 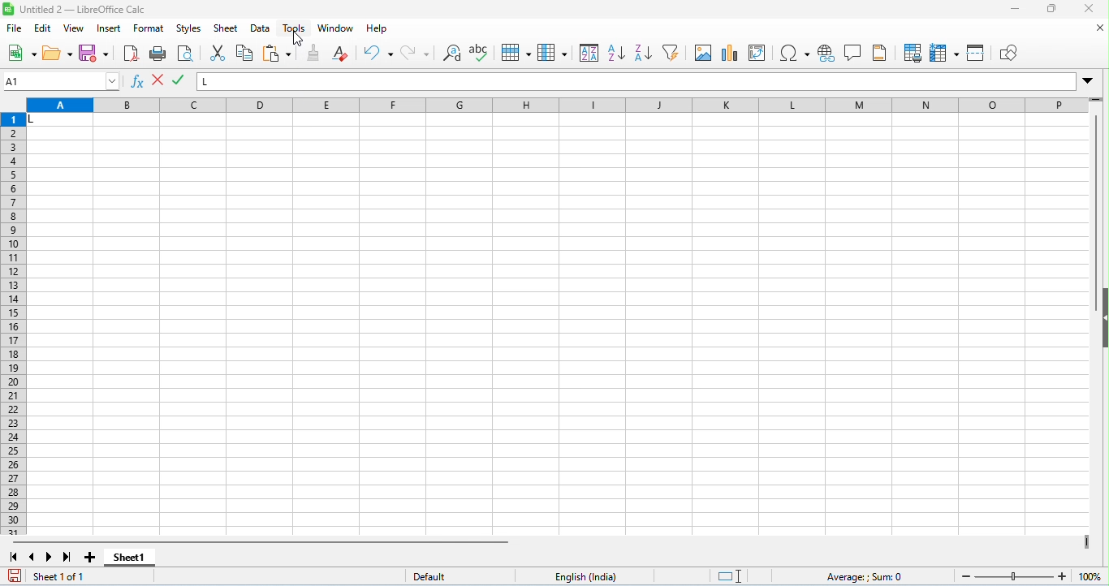 I want to click on print, so click(x=158, y=54).